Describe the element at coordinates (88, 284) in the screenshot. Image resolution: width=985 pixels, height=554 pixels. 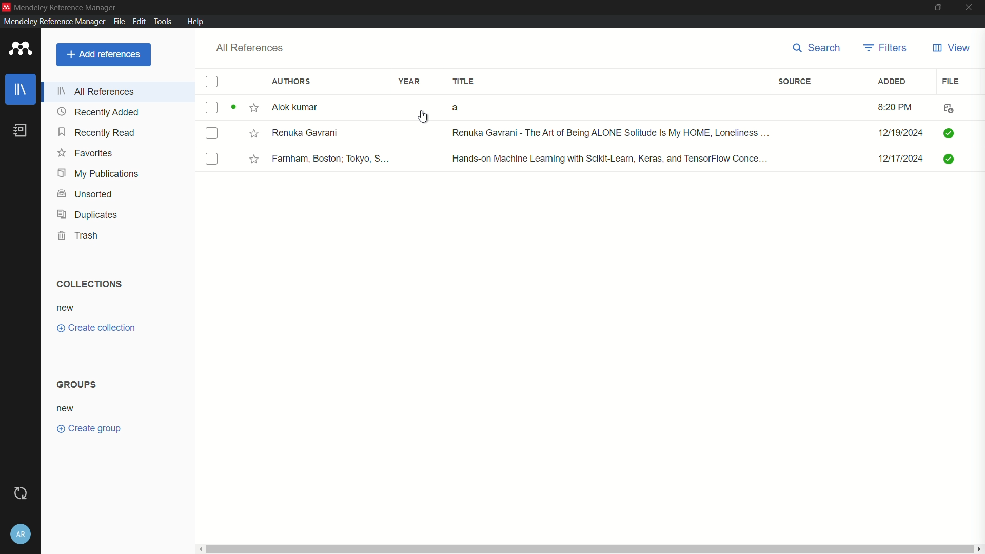
I see `collections` at that location.